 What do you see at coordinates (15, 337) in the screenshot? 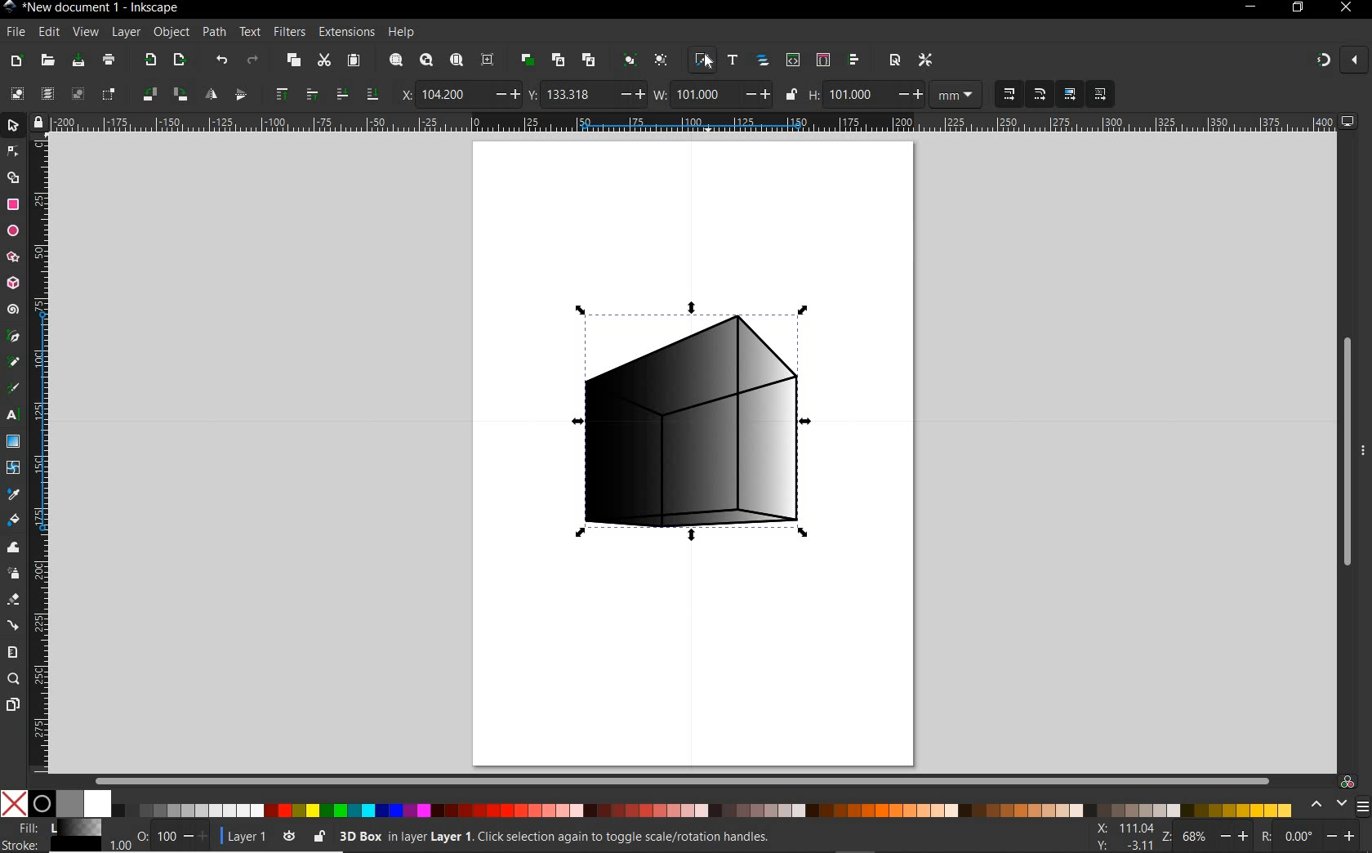
I see `PEN TOOL` at bounding box center [15, 337].